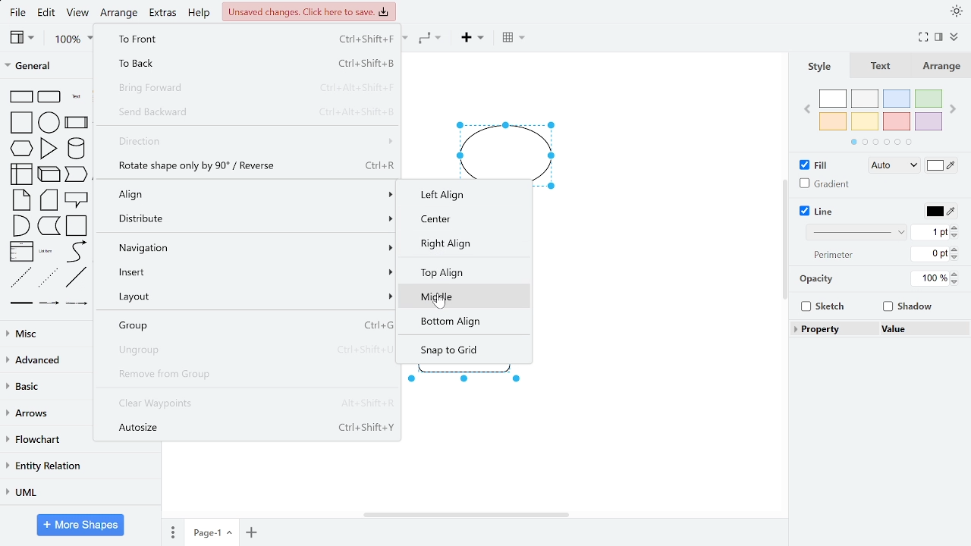 This screenshot has height=546, width=971. I want to click on fill style, so click(891, 166).